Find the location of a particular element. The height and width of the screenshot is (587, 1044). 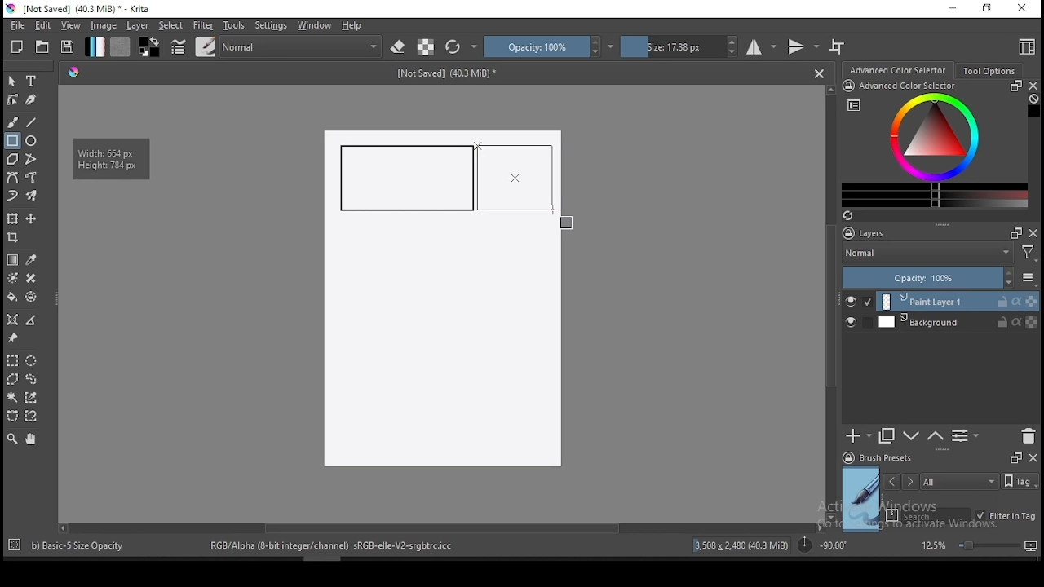

assistant tool is located at coordinates (12, 320).